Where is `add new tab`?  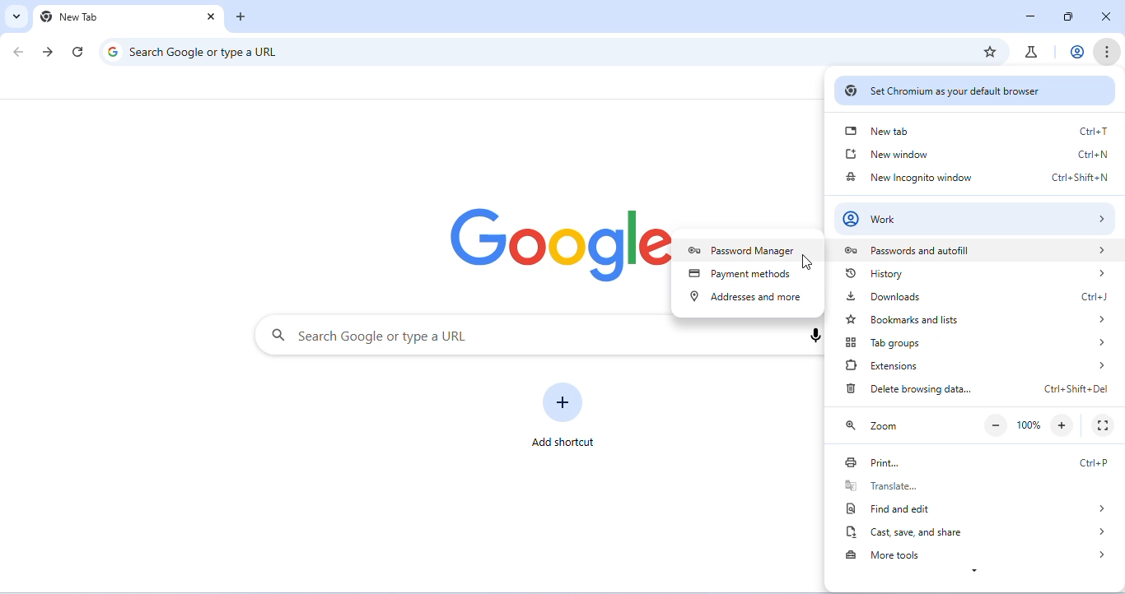
add new tab is located at coordinates (241, 16).